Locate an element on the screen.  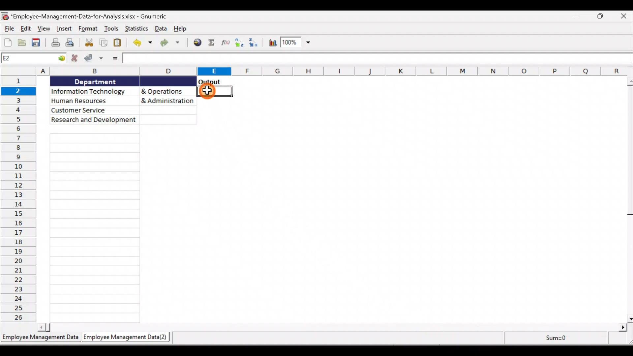
Data is located at coordinates (161, 29).